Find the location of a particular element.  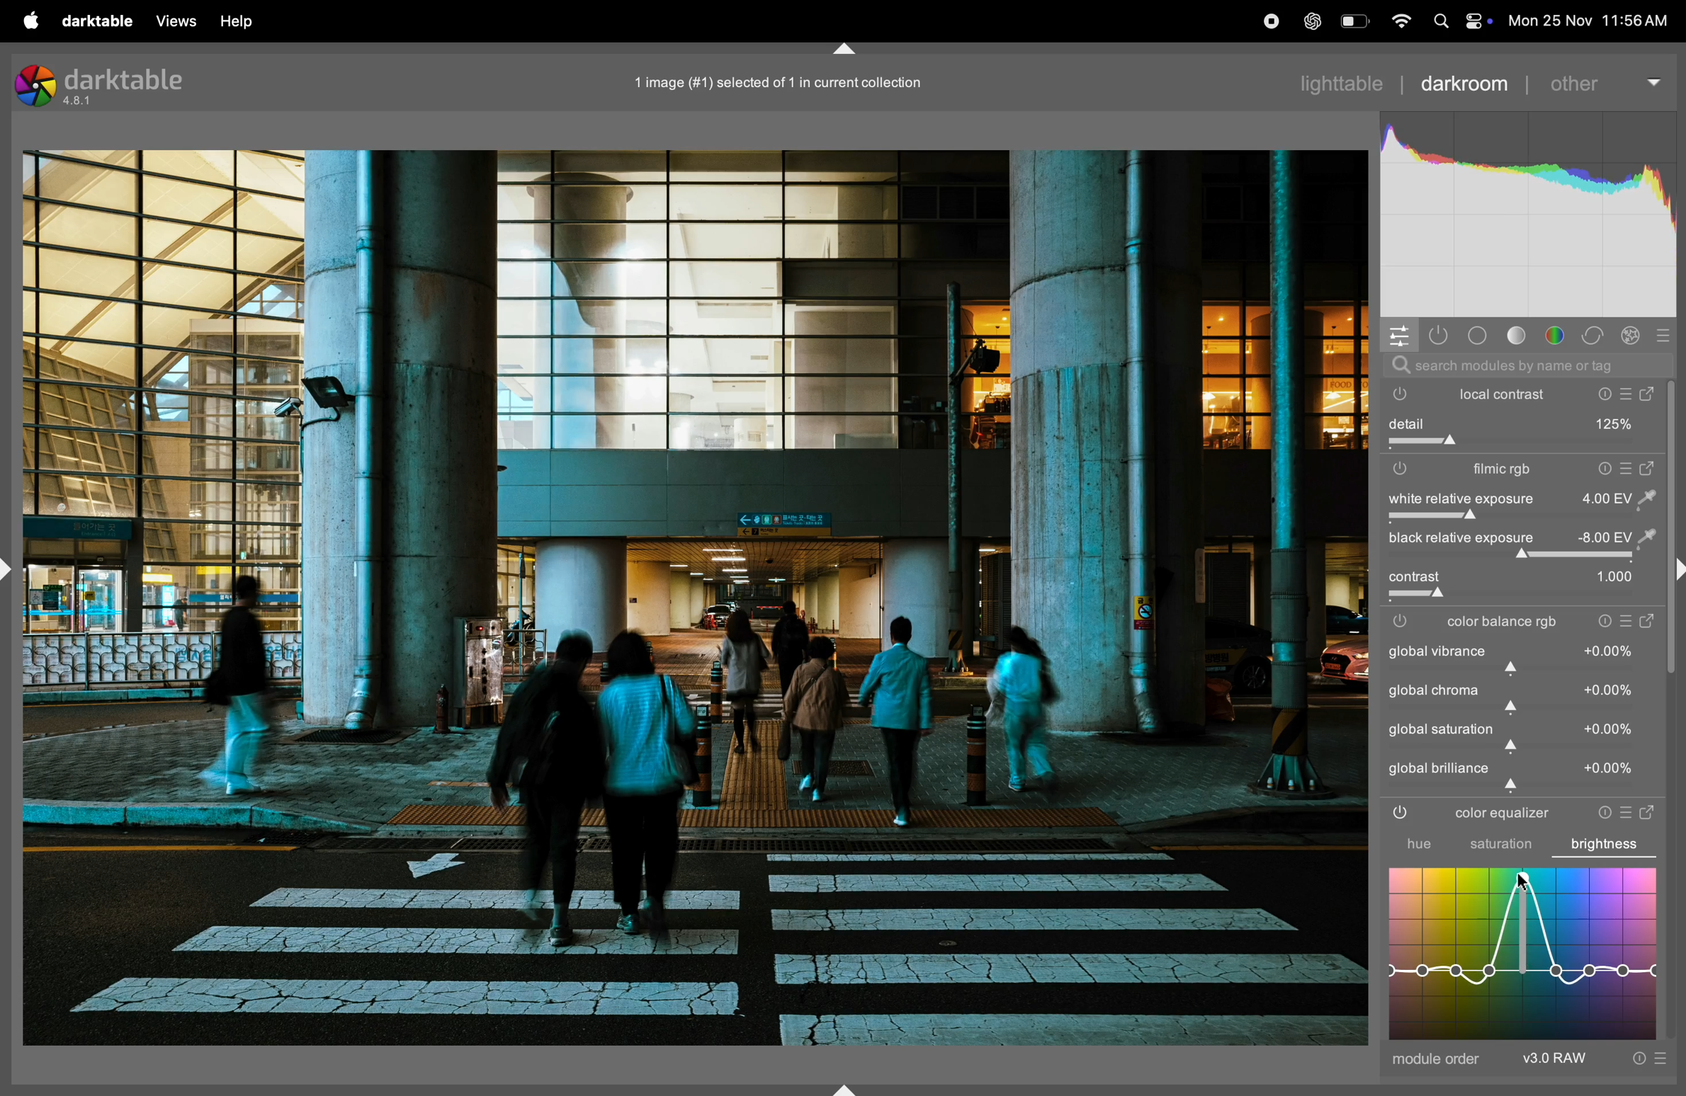

preset is located at coordinates (1663, 333).